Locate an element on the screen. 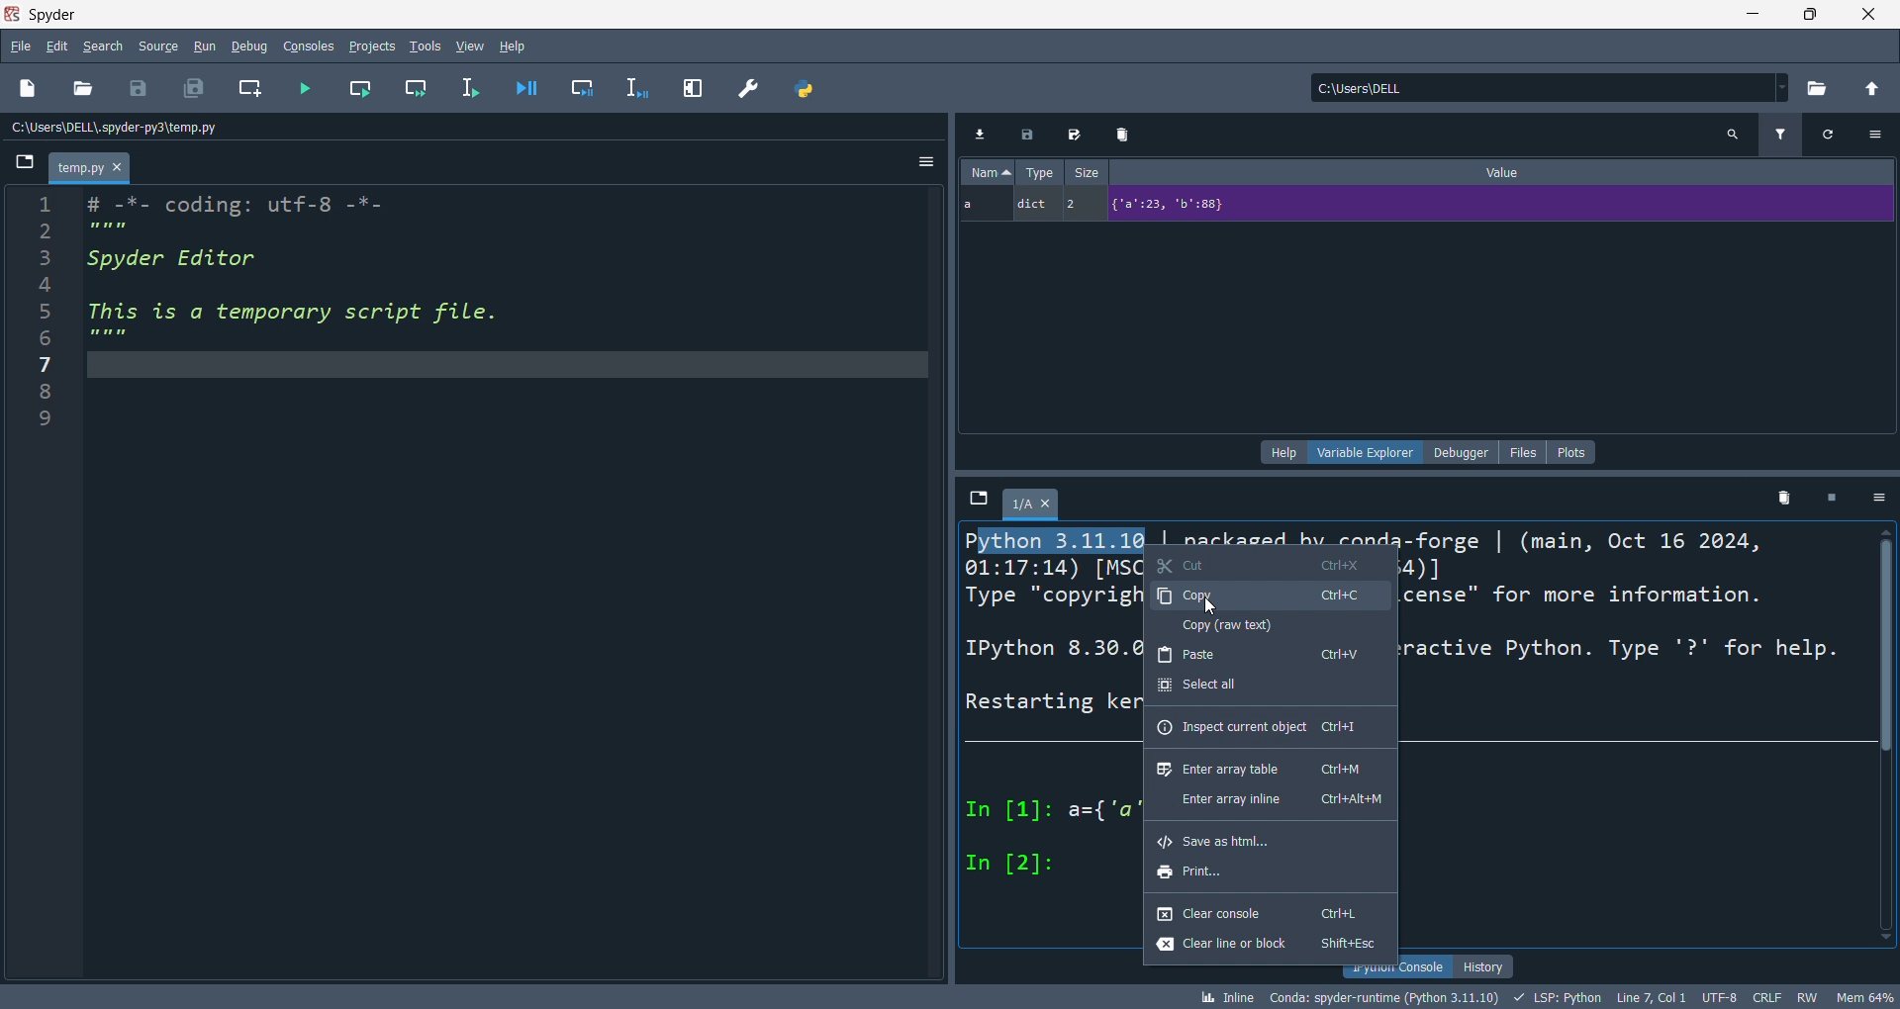 This screenshot has width=1900, height=1009. minimize is located at coordinates (1742, 15).